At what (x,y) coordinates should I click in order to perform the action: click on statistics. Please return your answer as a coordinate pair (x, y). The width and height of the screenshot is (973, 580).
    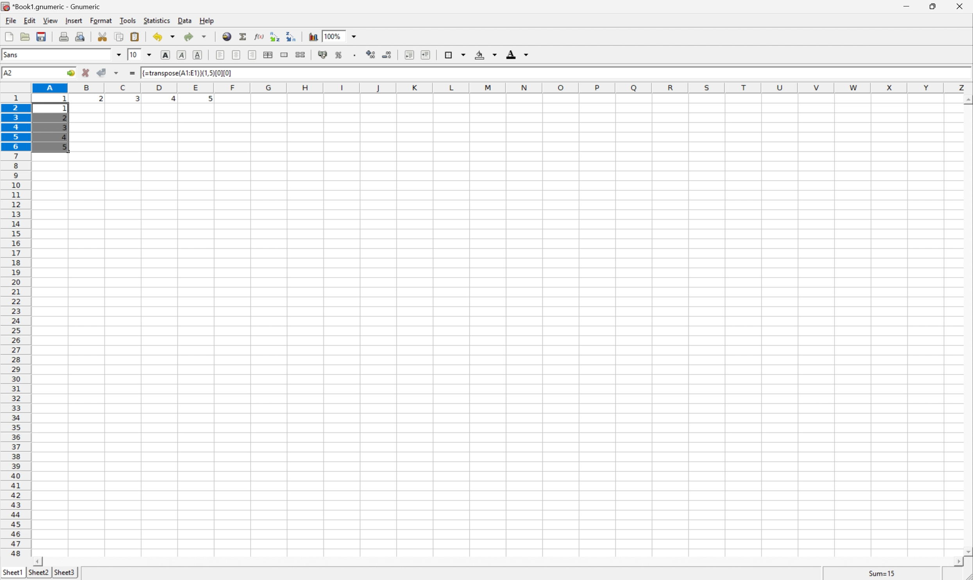
    Looking at the image, I should click on (157, 21).